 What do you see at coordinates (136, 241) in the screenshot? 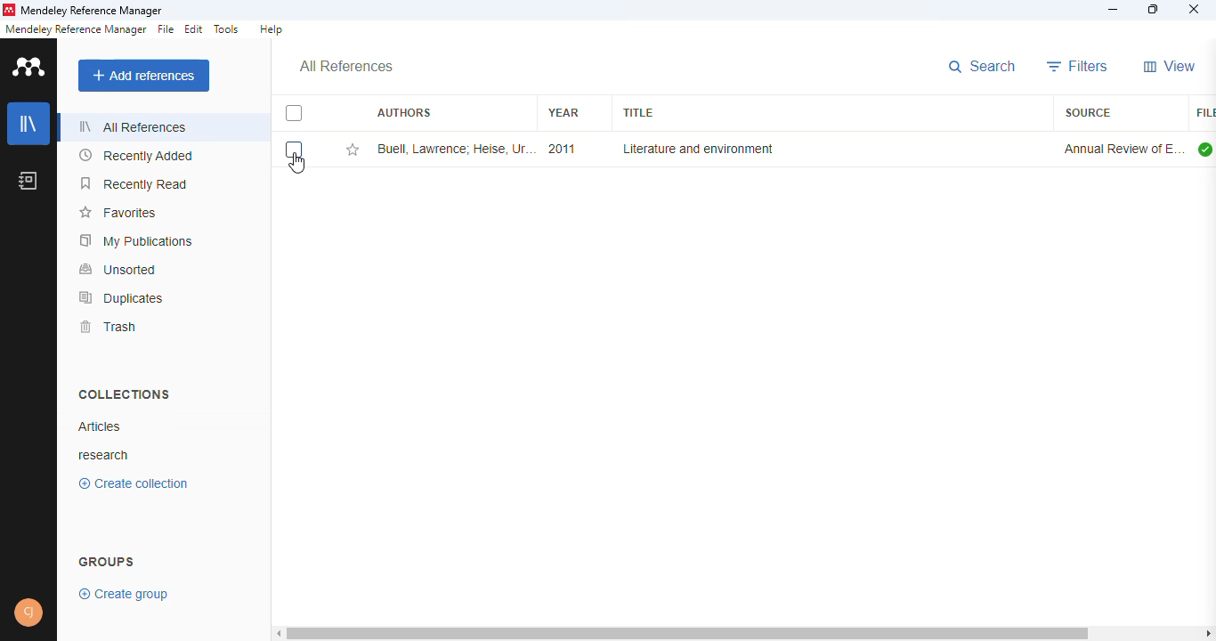
I see `my publications` at bounding box center [136, 241].